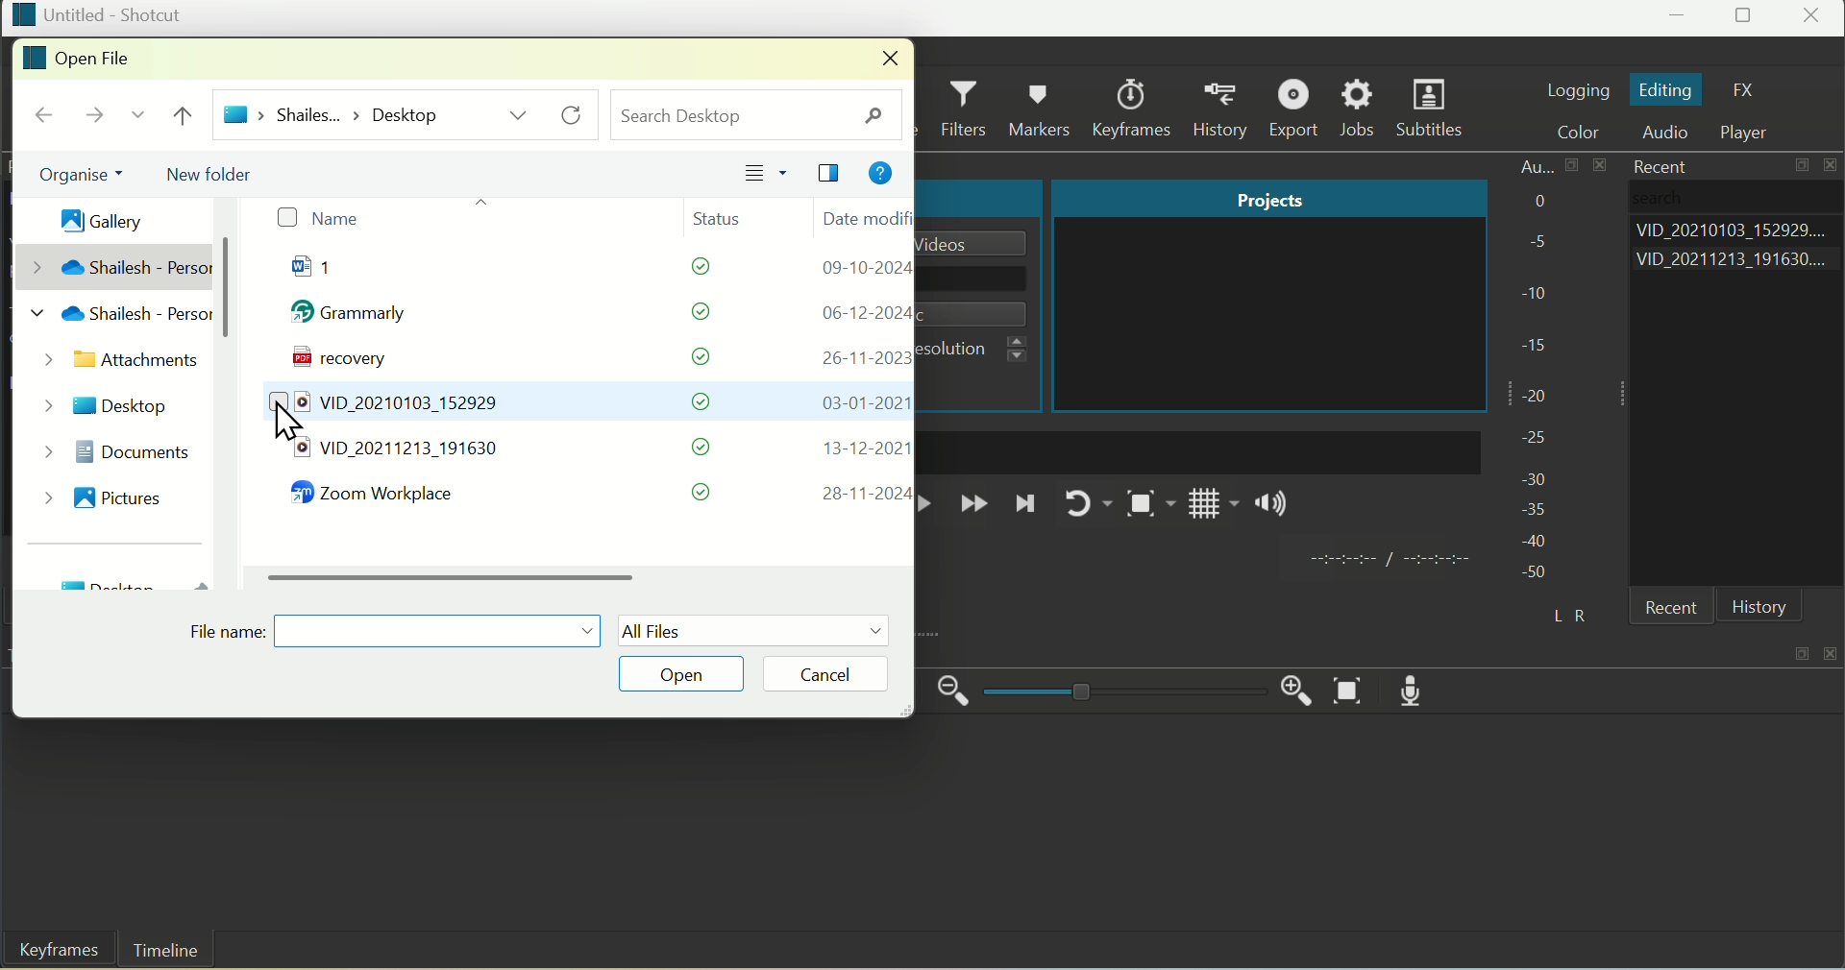 The height and width of the screenshot is (970, 1845). Describe the element at coordinates (1359, 109) in the screenshot. I see `Jobs` at that location.